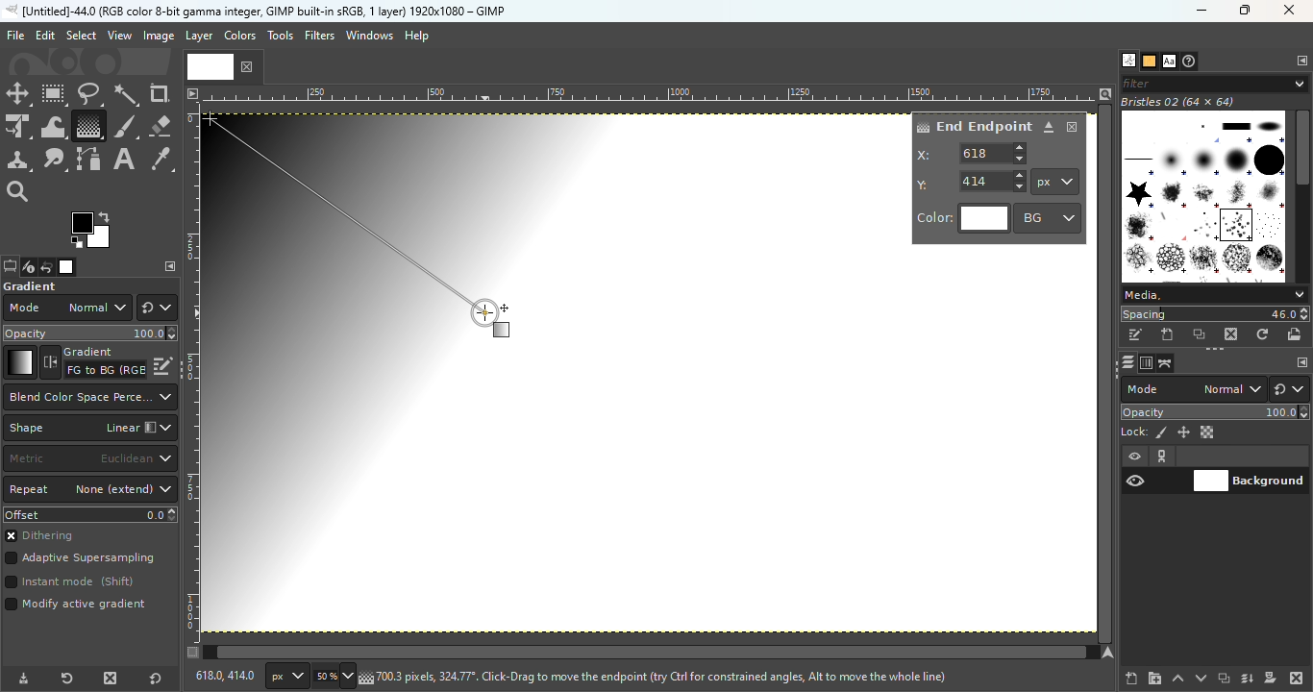 Image resolution: width=1313 pixels, height=692 pixels. Describe the element at coordinates (89, 459) in the screenshot. I see `Matric to the use for the distance calculation` at that location.